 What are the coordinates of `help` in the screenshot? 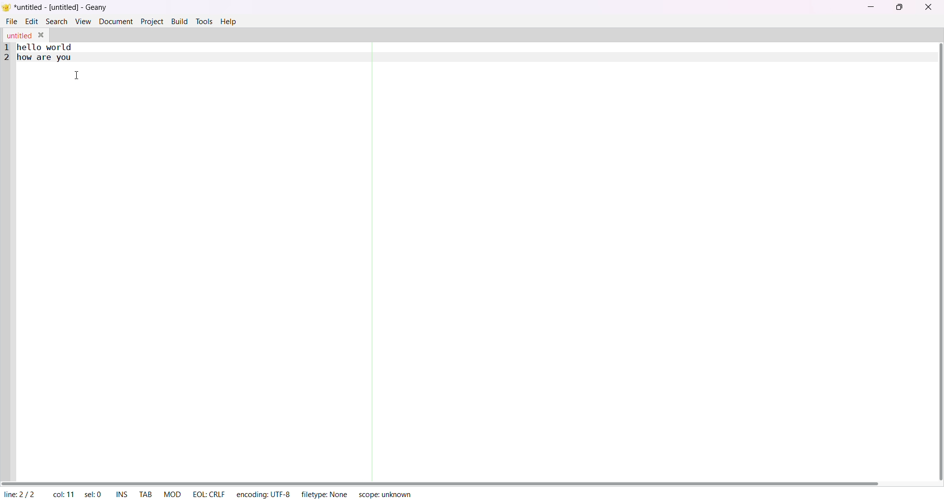 It's located at (229, 22).